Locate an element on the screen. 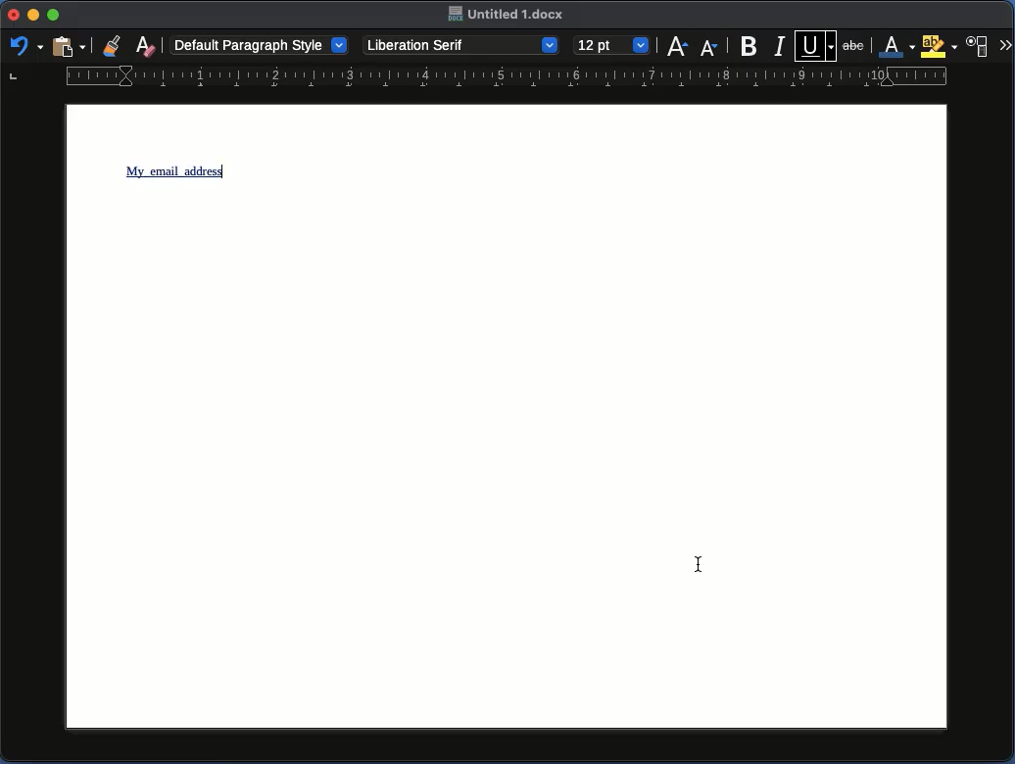  Untitled. 1 docx is located at coordinates (507, 15).